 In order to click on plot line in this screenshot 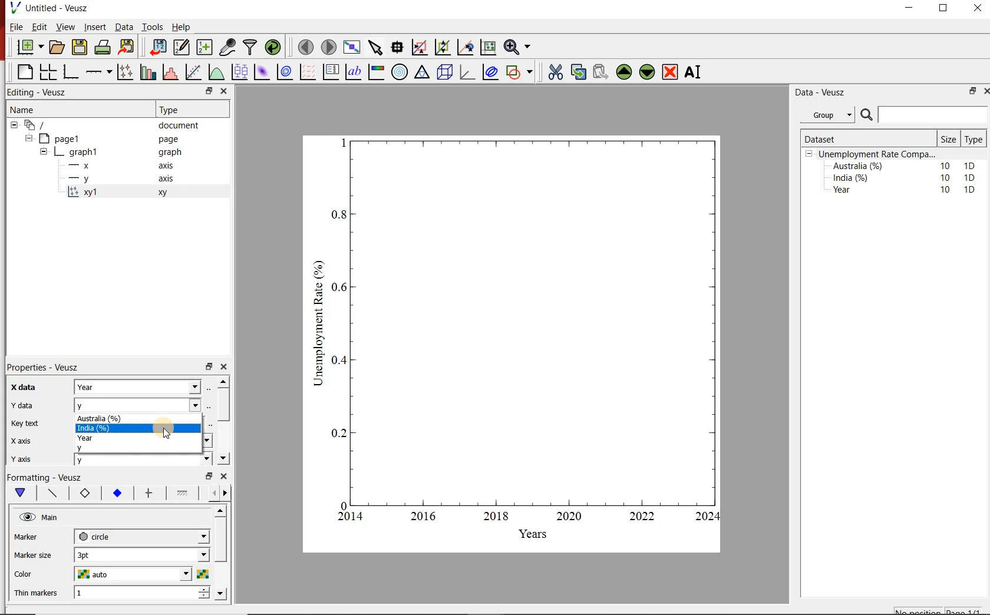, I will do `click(54, 494)`.